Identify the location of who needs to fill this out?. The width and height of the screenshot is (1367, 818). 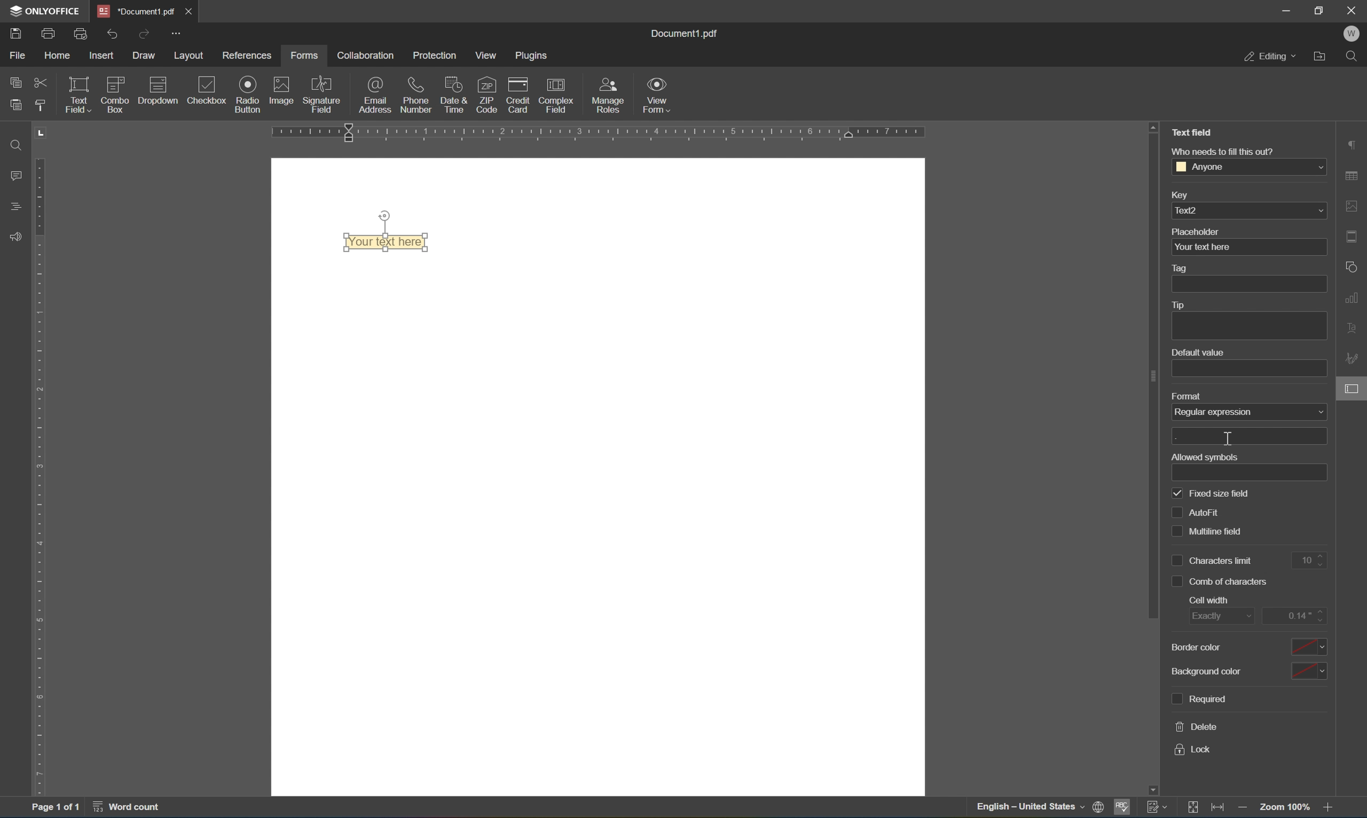
(1225, 151).